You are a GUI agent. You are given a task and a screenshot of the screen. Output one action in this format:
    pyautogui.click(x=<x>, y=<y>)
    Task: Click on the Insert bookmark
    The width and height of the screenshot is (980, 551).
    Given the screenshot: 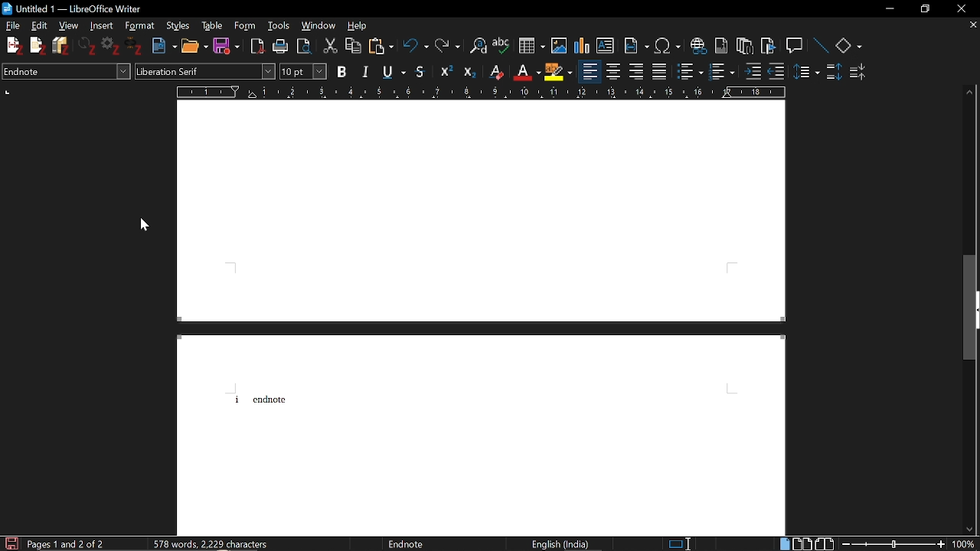 What is the action you would take?
    pyautogui.click(x=769, y=49)
    